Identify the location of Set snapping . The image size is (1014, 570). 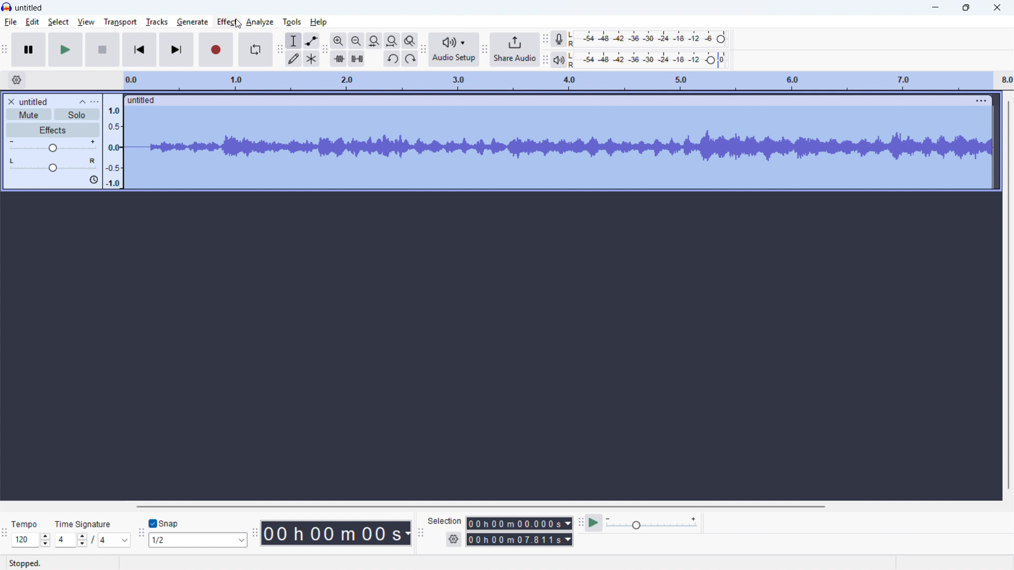
(198, 540).